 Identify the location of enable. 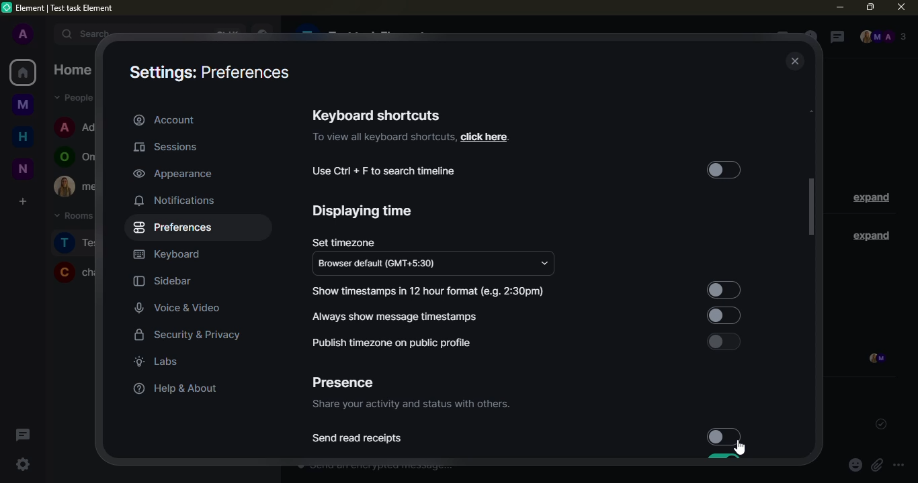
(724, 171).